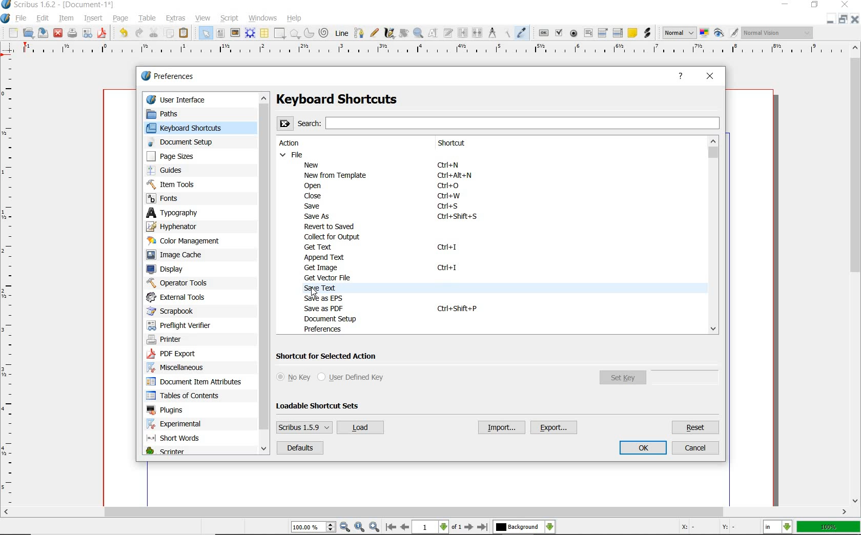 The image size is (861, 535). I want to click on pdf push button, so click(544, 33).